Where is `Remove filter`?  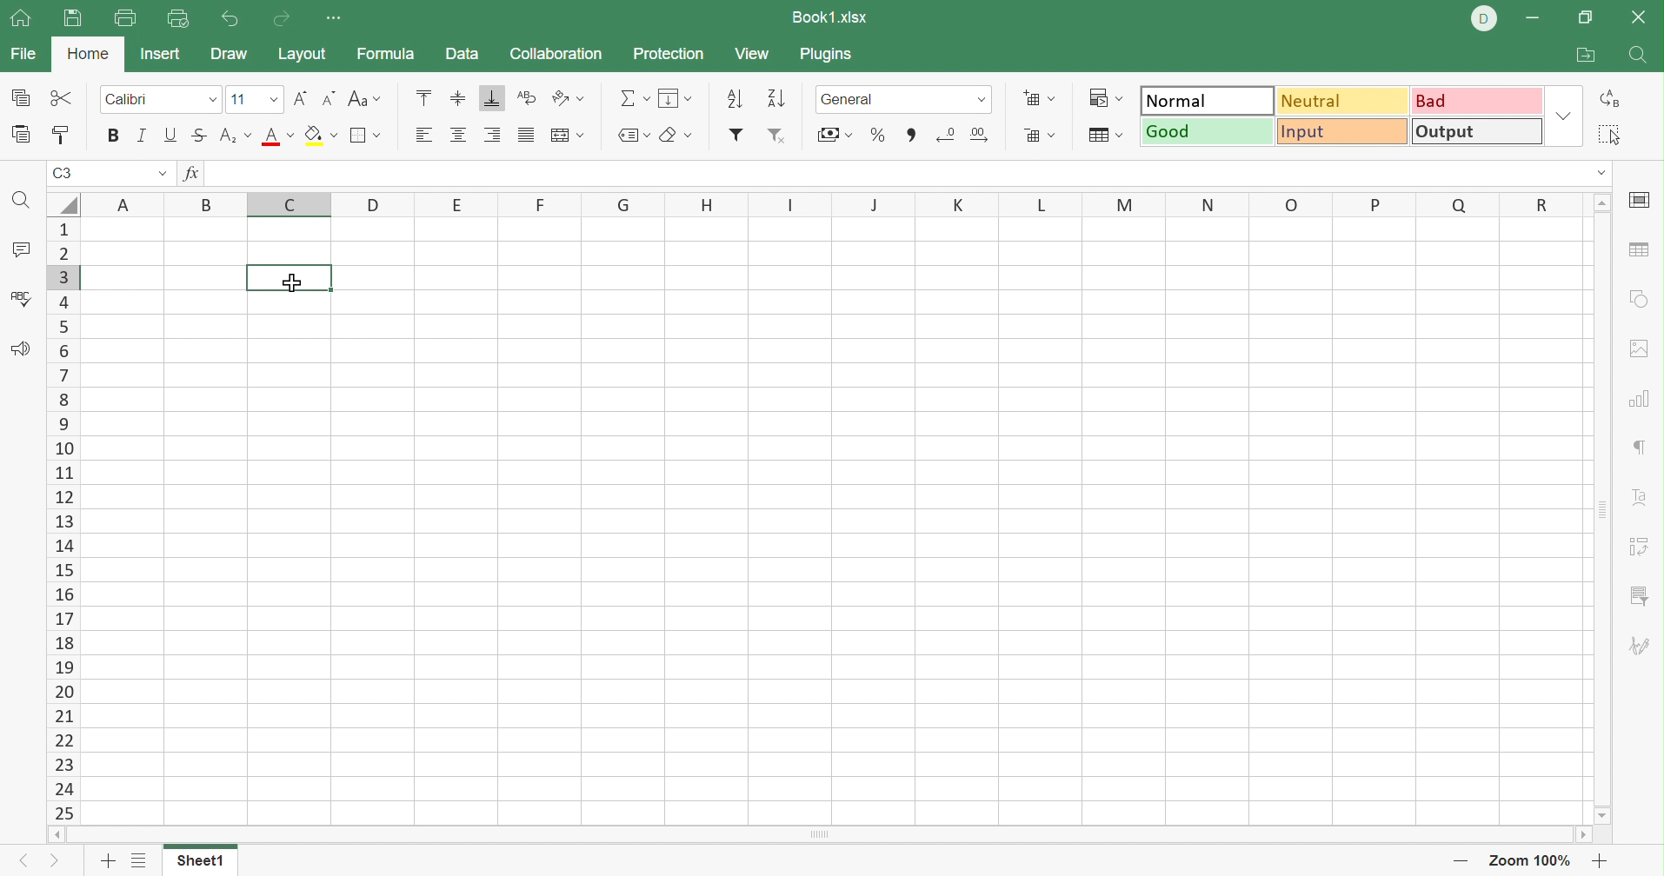 Remove filter is located at coordinates (777, 137).